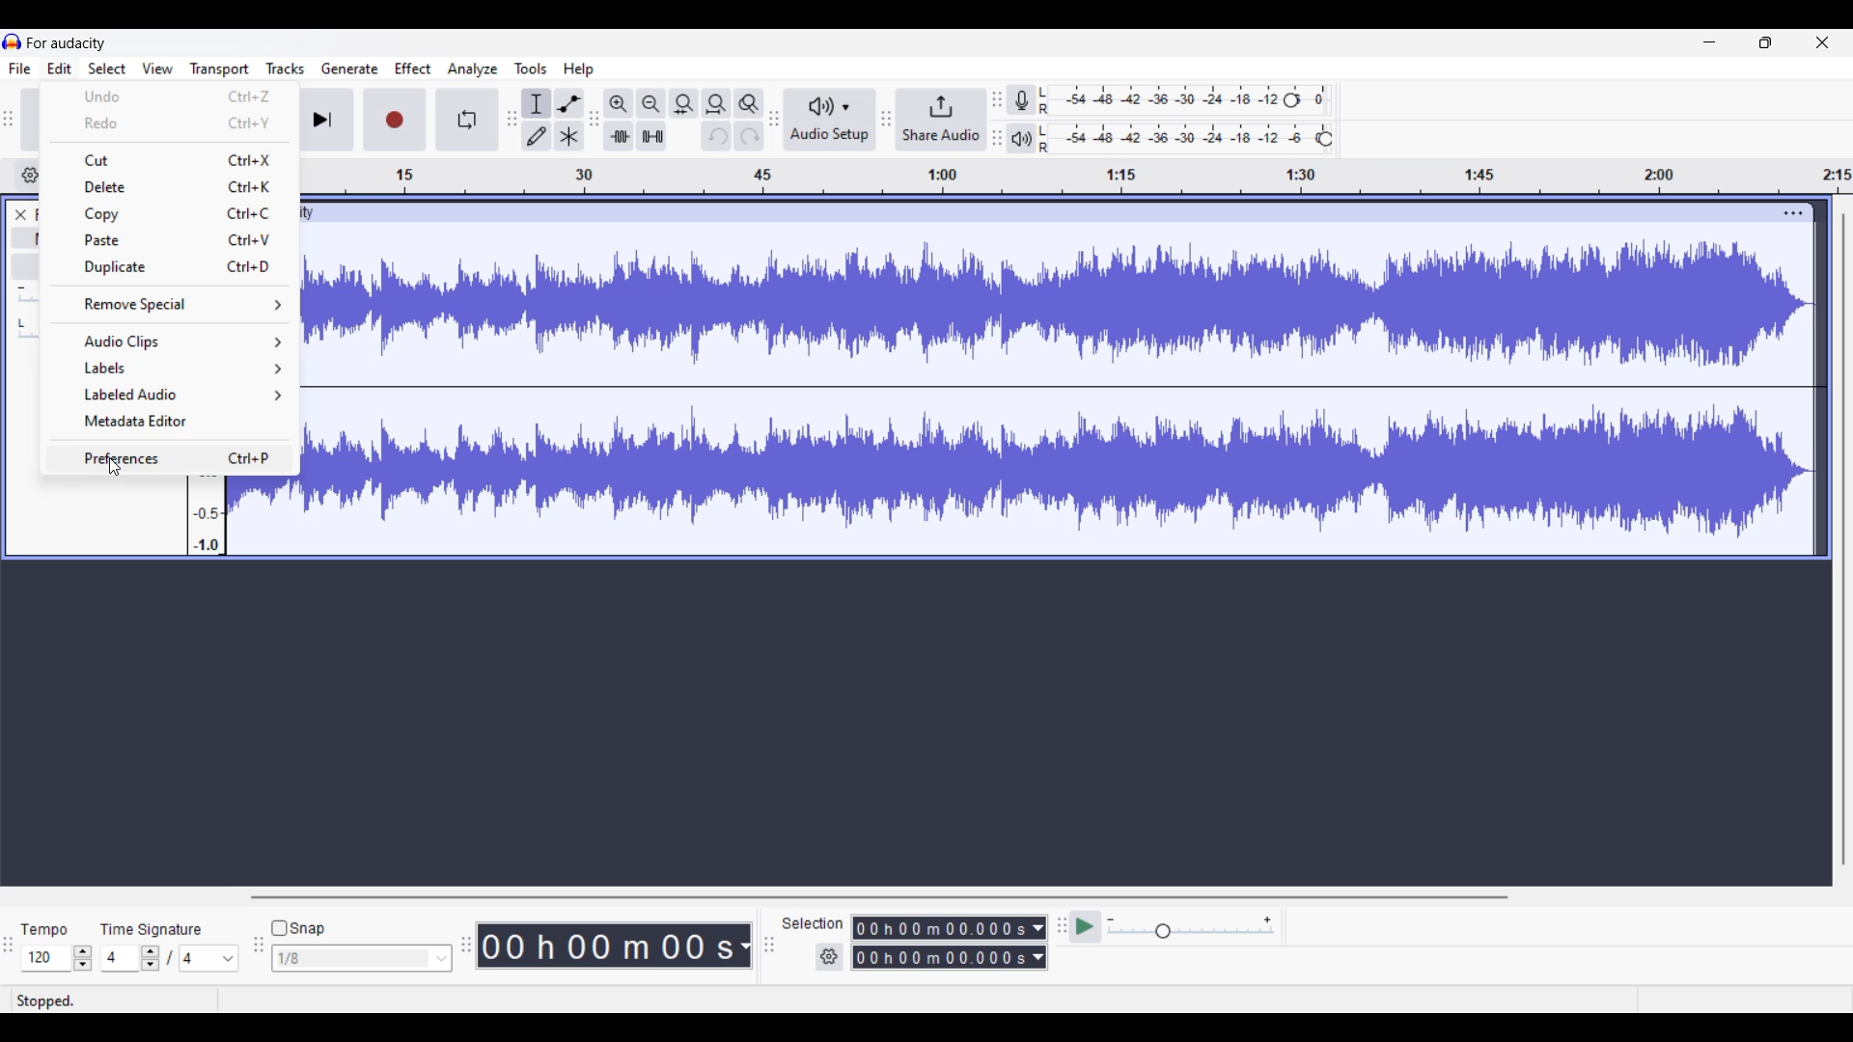 Image resolution: width=1853 pixels, height=1042 pixels. Describe the element at coordinates (1291, 100) in the screenshot. I see `Header to change recording level` at that location.